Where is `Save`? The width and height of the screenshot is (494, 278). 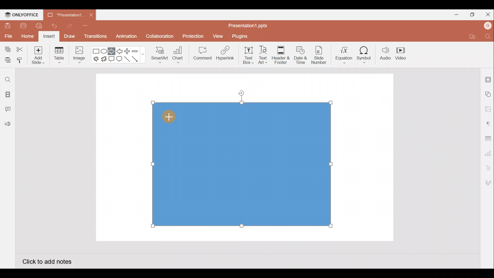 Save is located at coordinates (7, 25).